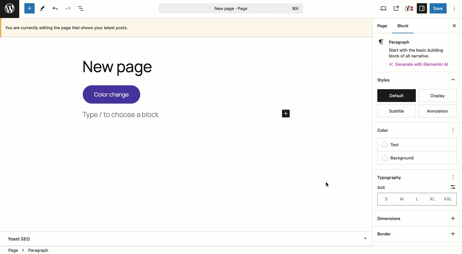  Describe the element at coordinates (327, 184) in the screenshot. I see `curosr` at that location.